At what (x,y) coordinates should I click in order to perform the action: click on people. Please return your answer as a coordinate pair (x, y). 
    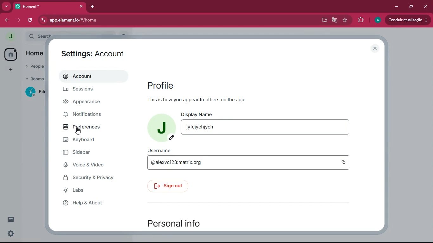
    Looking at the image, I should click on (35, 67).